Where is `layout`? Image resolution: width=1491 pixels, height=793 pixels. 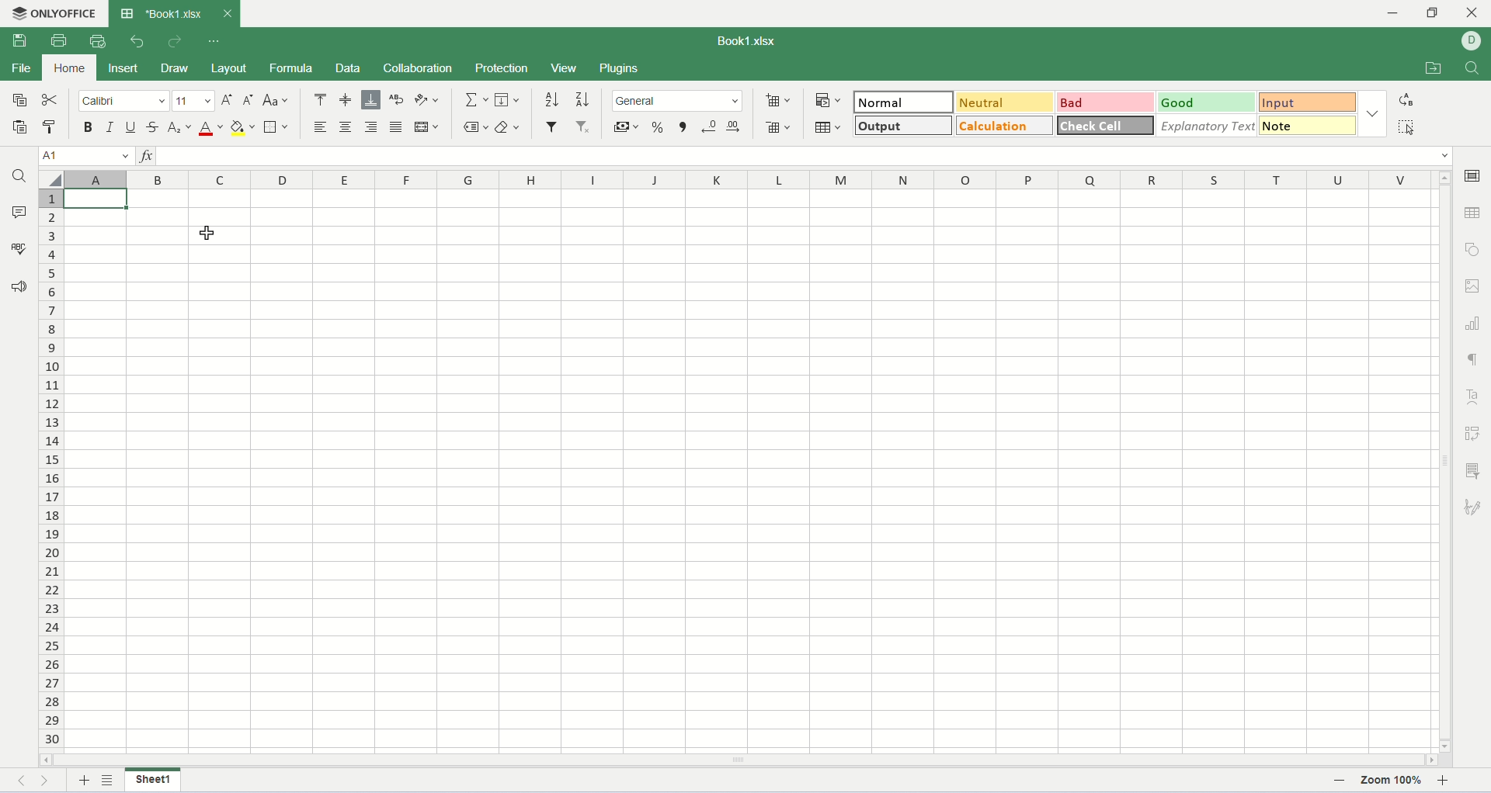 layout is located at coordinates (230, 69).